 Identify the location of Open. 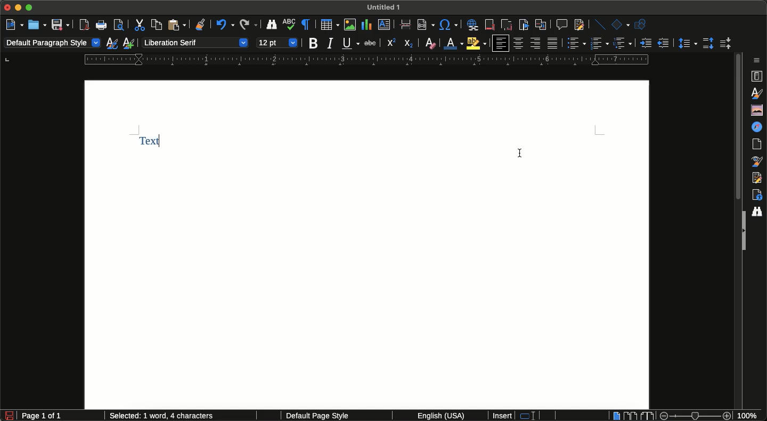
(37, 25).